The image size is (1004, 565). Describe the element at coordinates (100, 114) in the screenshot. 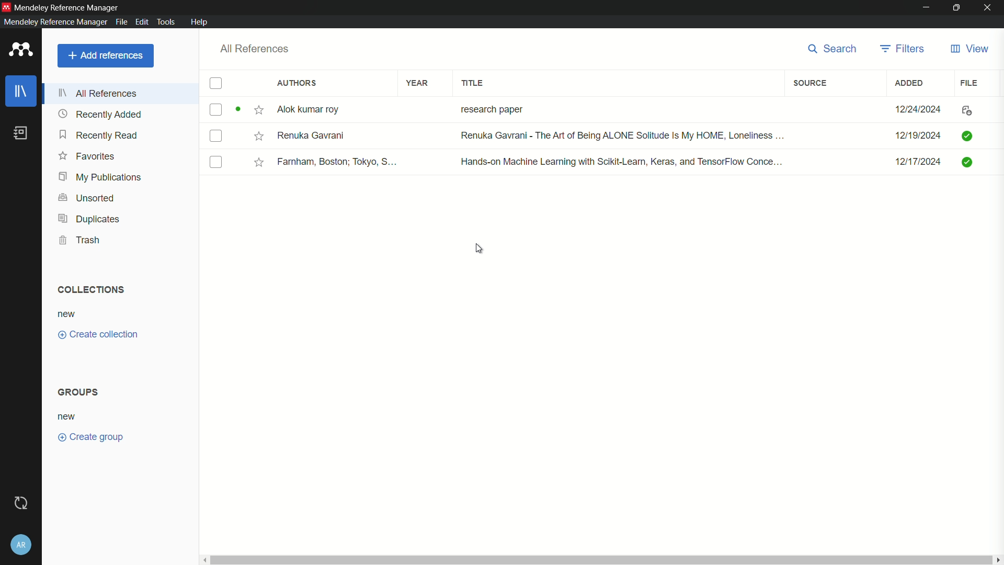

I see `recently added` at that location.